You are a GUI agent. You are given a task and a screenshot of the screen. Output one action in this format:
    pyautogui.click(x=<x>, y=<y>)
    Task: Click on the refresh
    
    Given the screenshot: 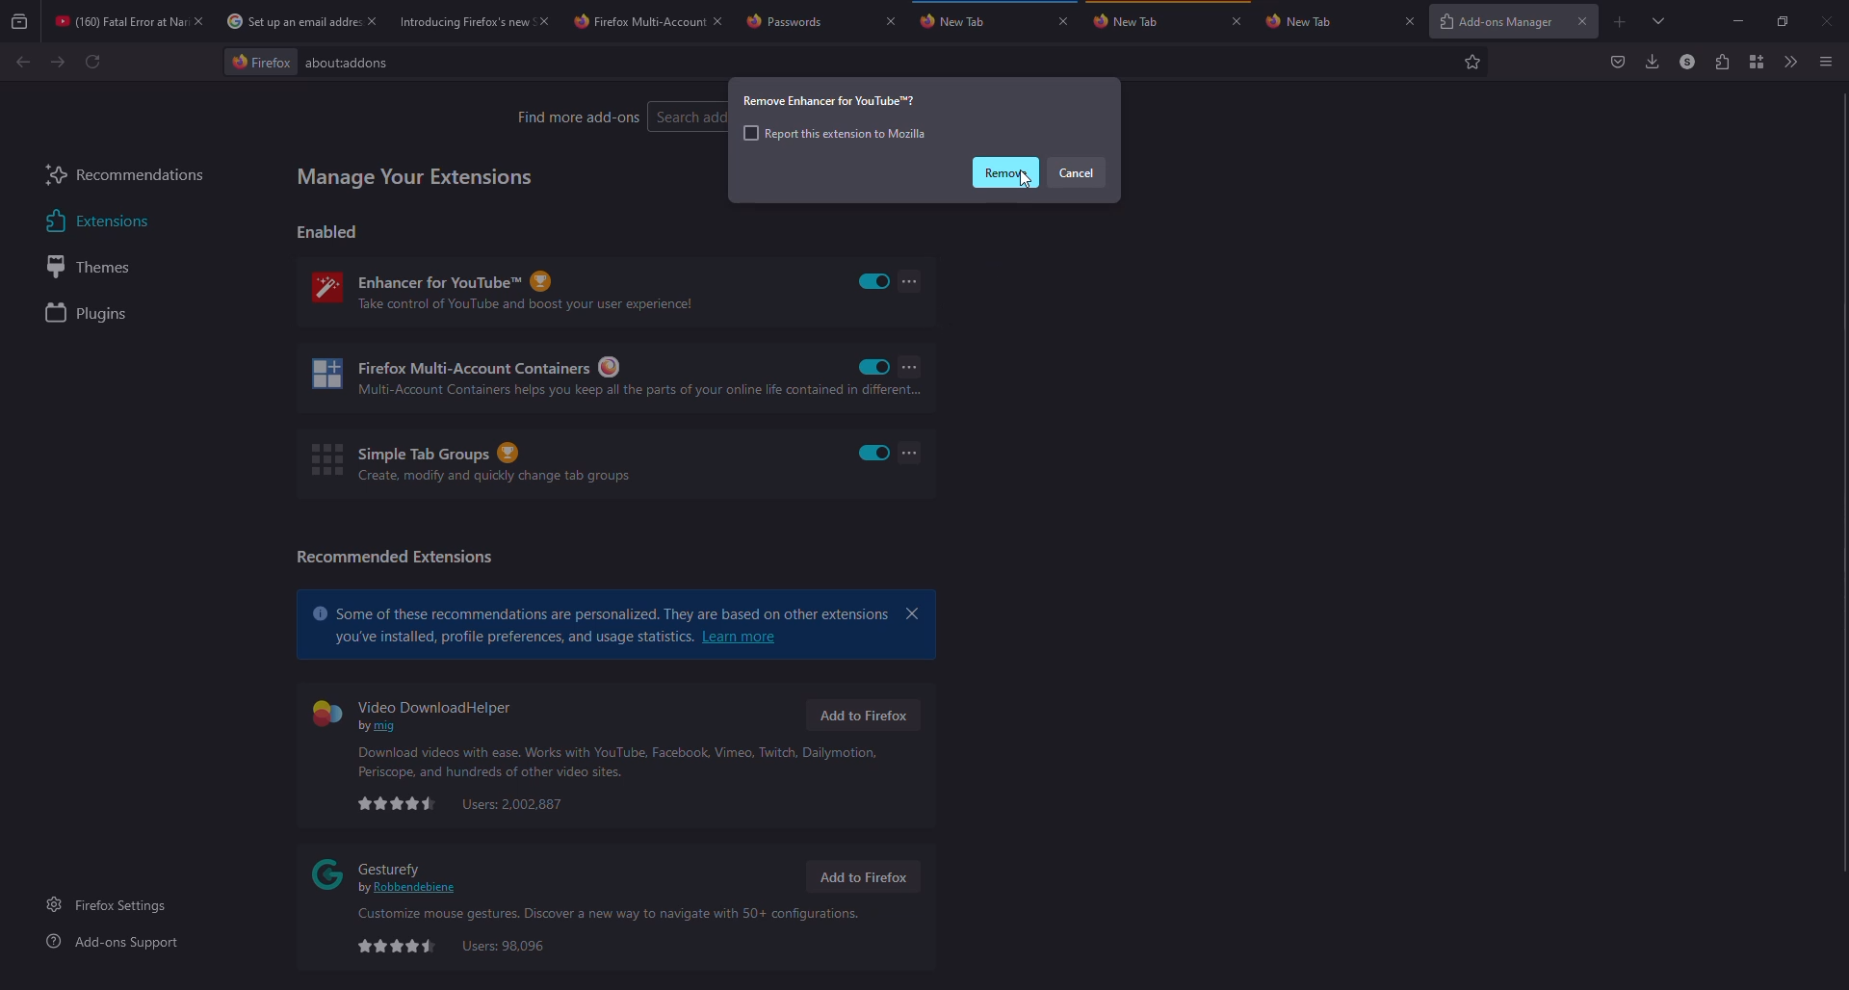 What is the action you would take?
    pyautogui.click(x=92, y=62)
    